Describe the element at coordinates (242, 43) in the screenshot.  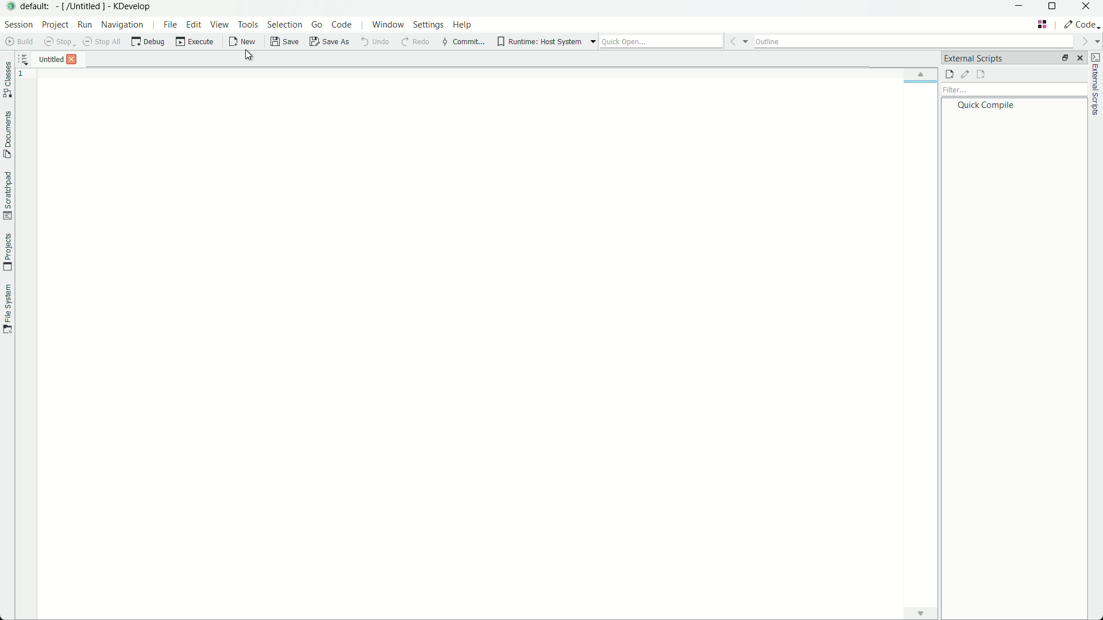
I see `new` at that location.